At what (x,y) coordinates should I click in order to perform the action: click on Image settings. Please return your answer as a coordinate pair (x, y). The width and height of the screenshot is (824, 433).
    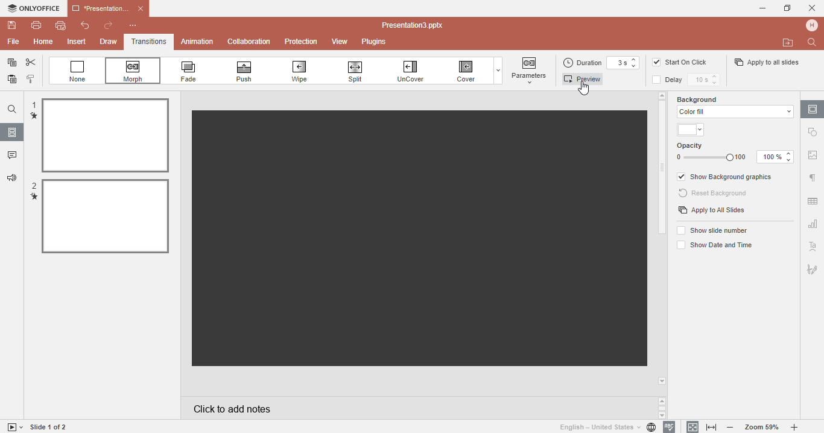
    Looking at the image, I should click on (813, 157).